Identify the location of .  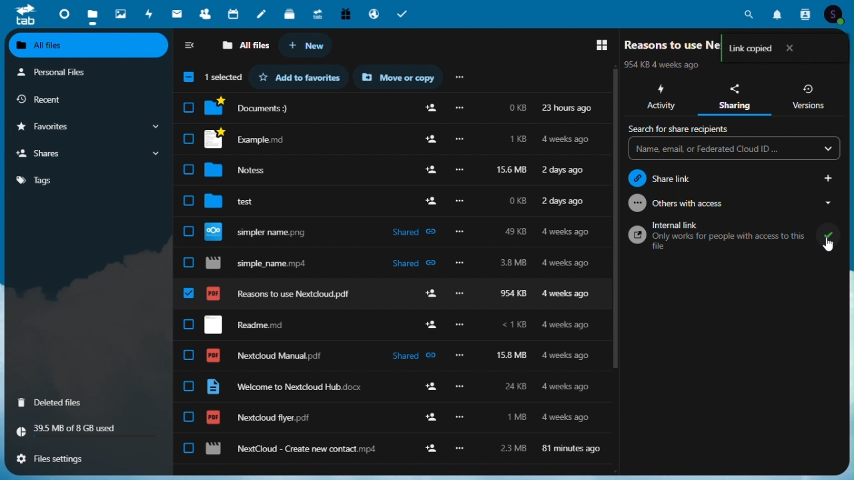
(456, 232).